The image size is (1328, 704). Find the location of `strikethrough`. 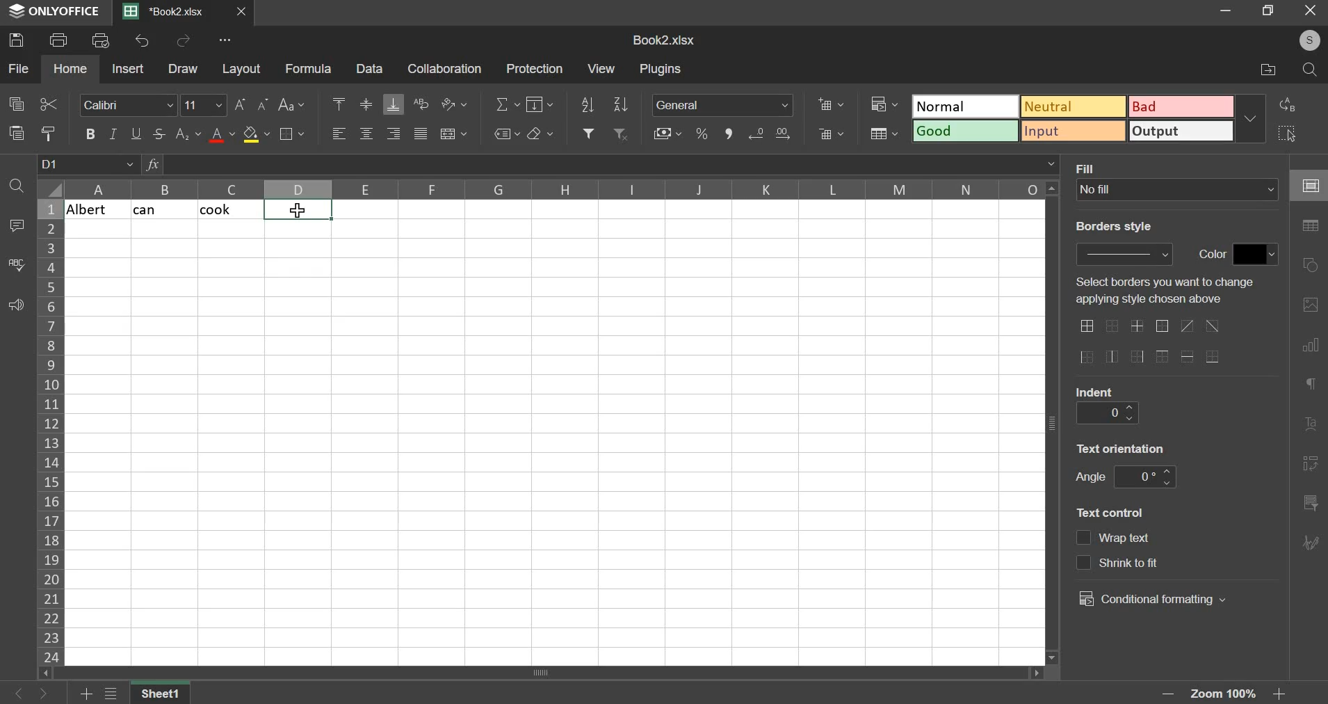

strikethrough is located at coordinates (158, 134).